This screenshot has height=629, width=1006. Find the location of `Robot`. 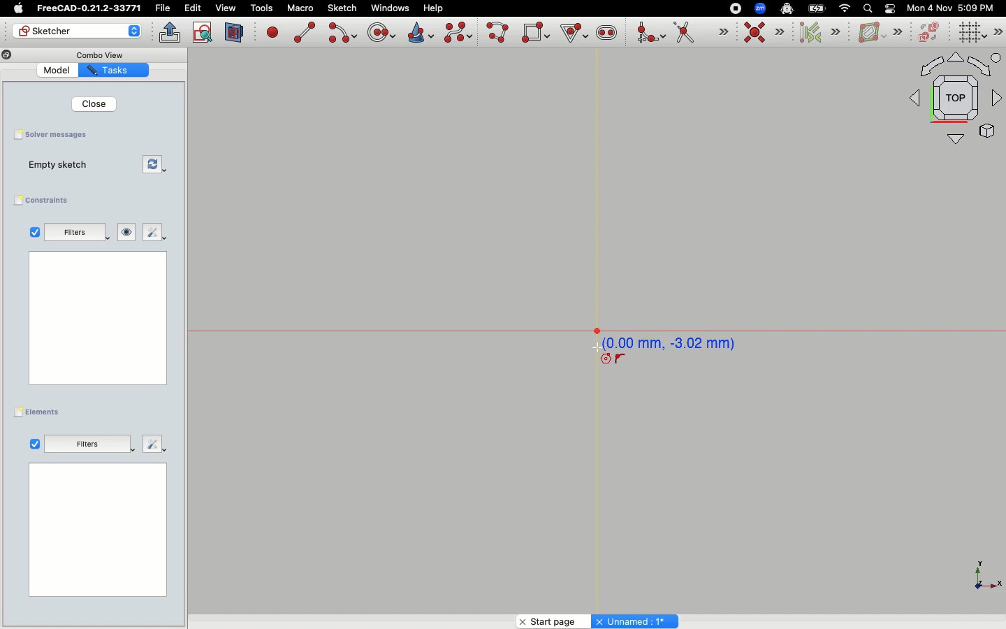

Robot is located at coordinates (787, 10).